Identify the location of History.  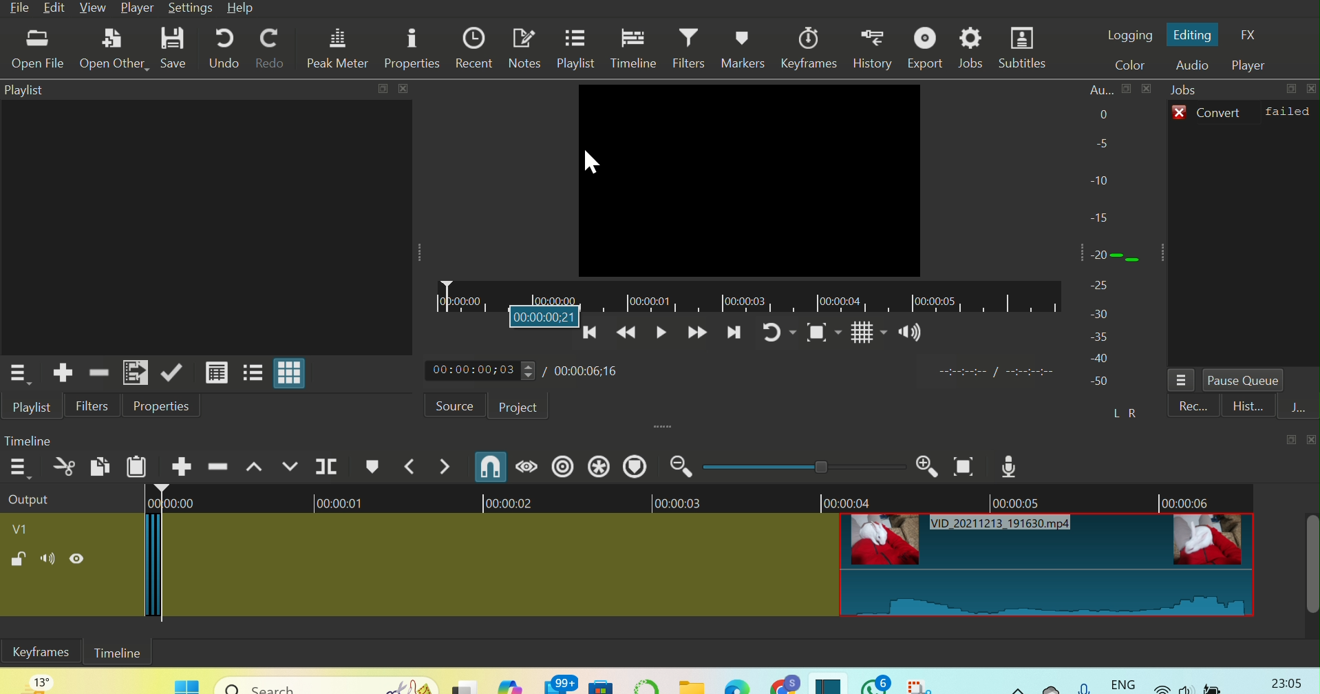
(871, 45).